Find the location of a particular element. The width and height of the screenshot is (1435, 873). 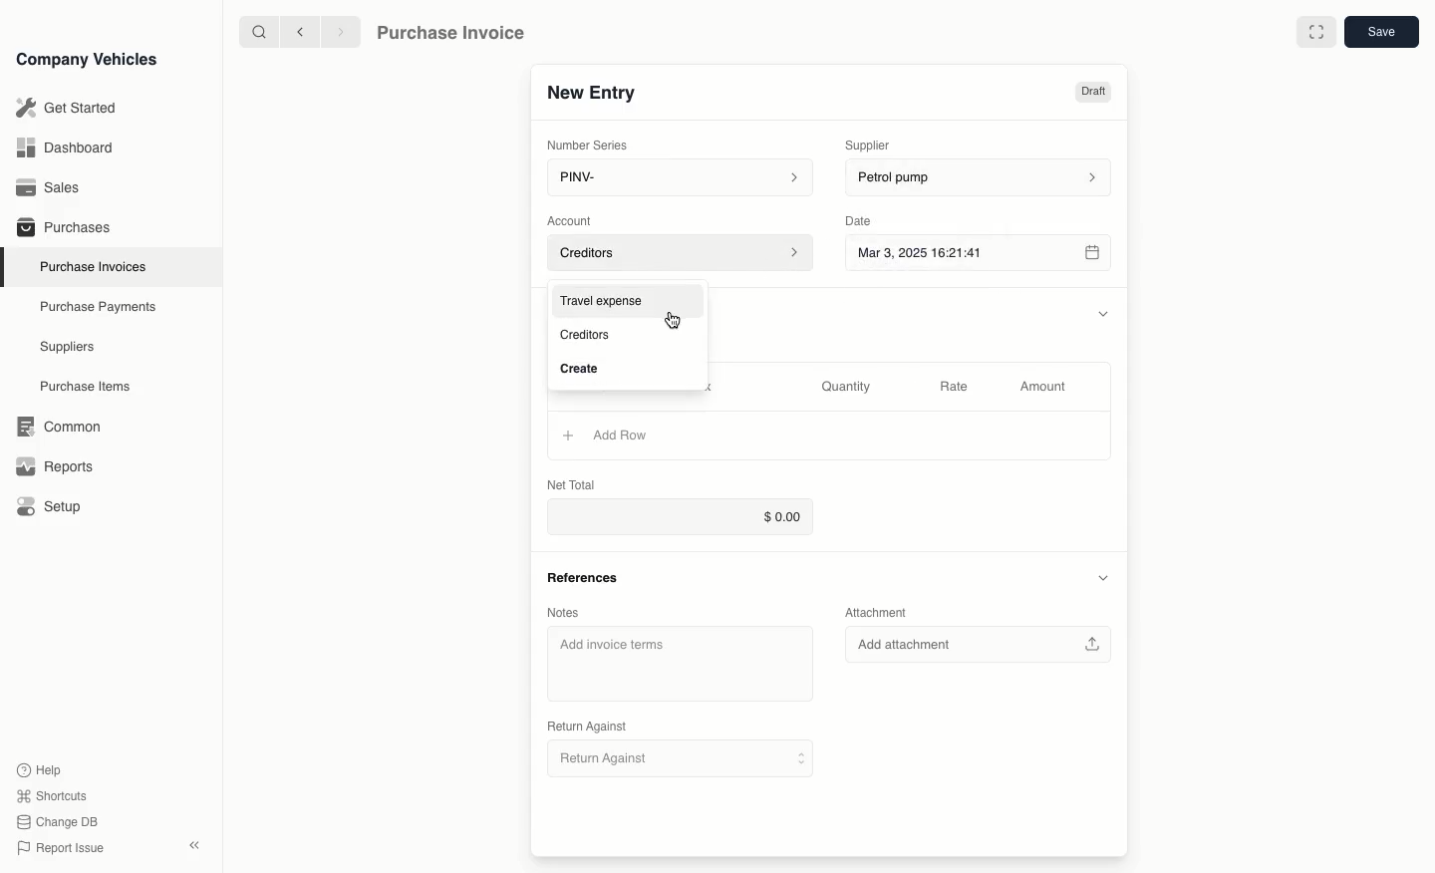

Account is located at coordinates (677, 253).